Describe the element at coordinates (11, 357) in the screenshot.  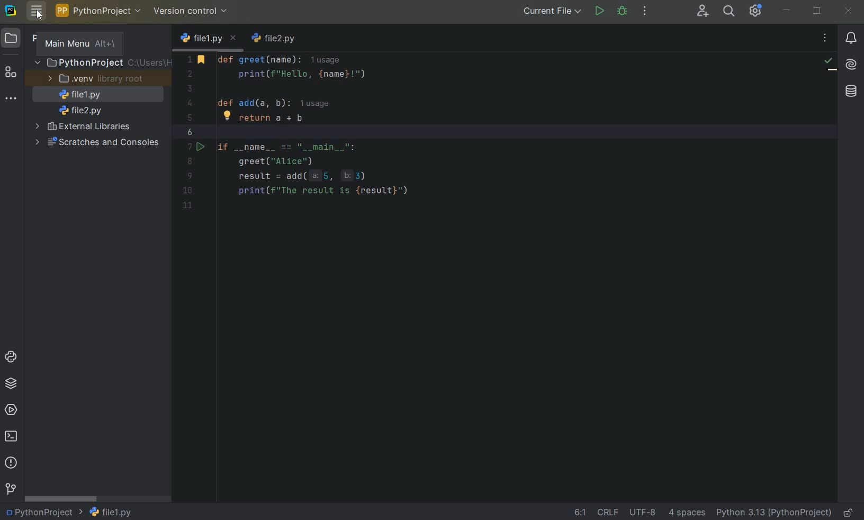
I see `python console` at that location.